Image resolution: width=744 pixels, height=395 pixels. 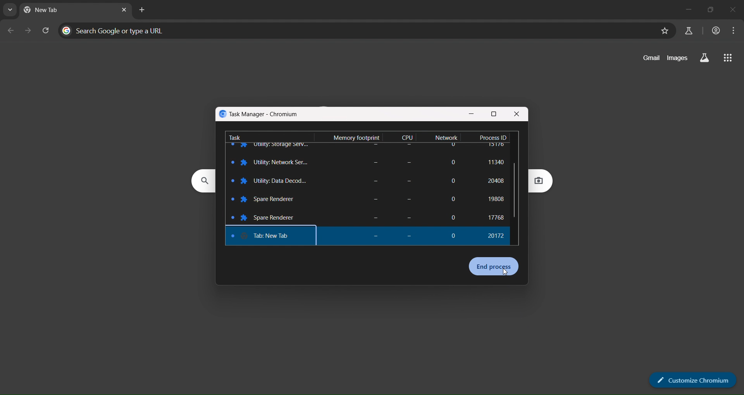 I want to click on current tab, so click(x=45, y=10).